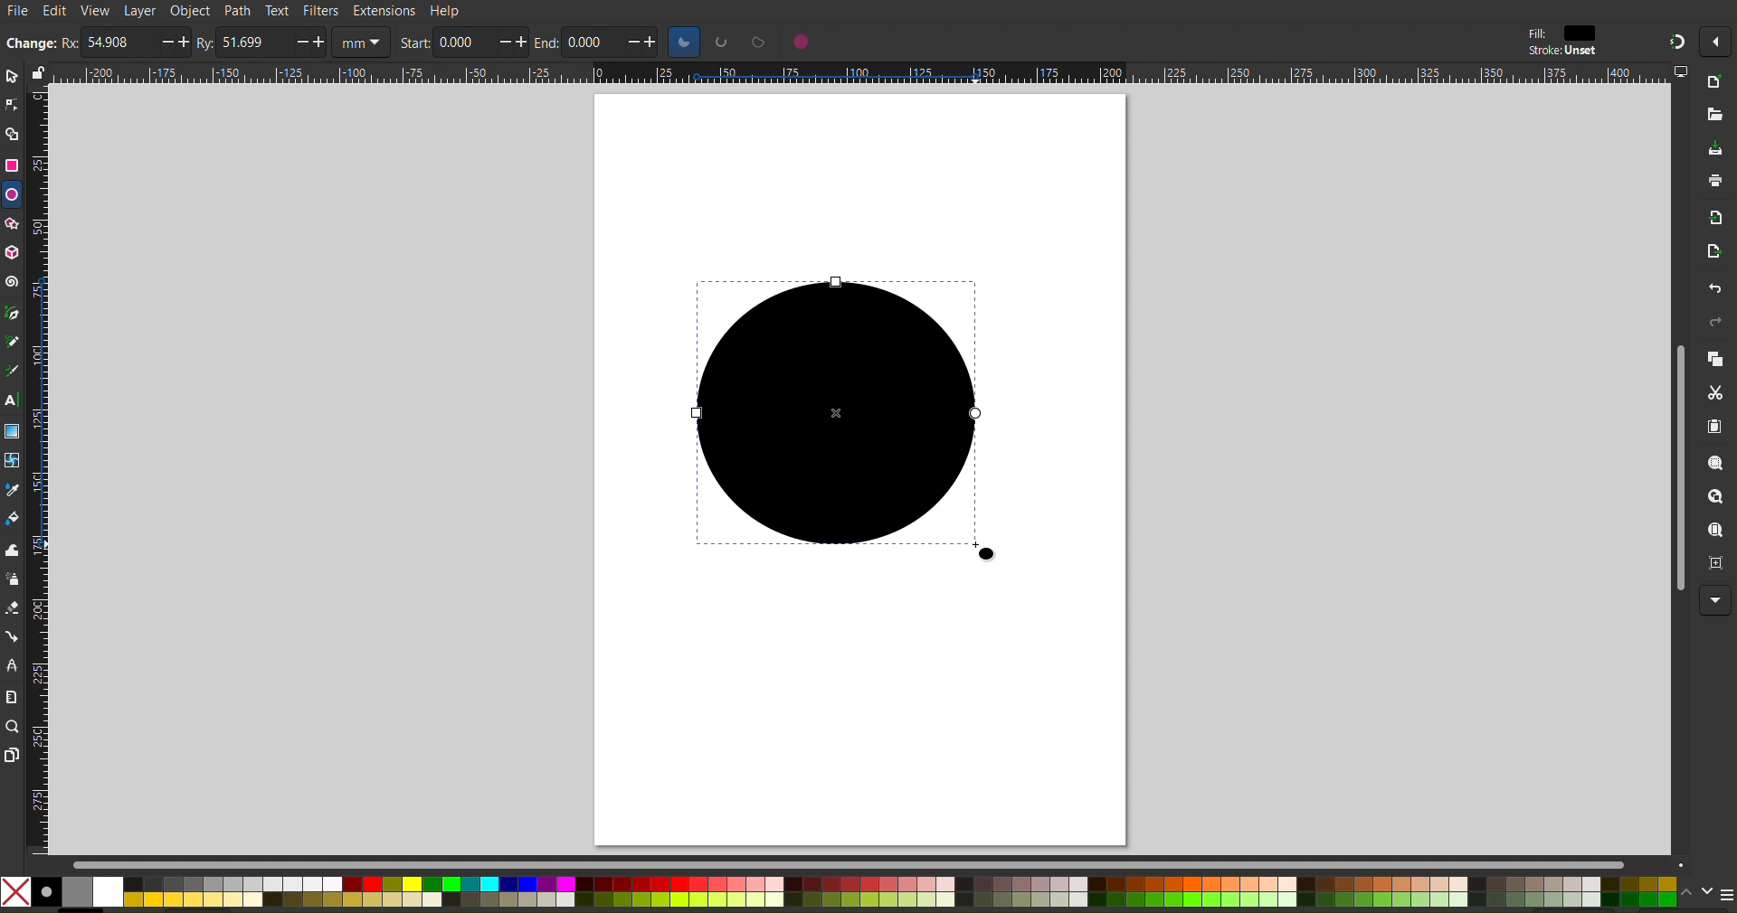  What do you see at coordinates (12, 251) in the screenshot?
I see `3D Box Tool` at bounding box center [12, 251].